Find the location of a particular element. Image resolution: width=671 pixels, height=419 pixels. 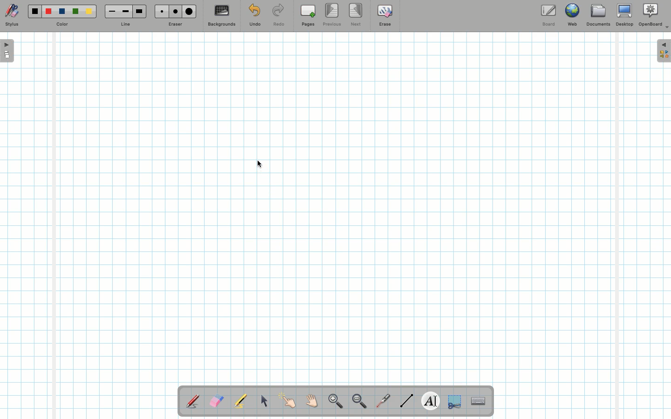

Erase is located at coordinates (384, 15).